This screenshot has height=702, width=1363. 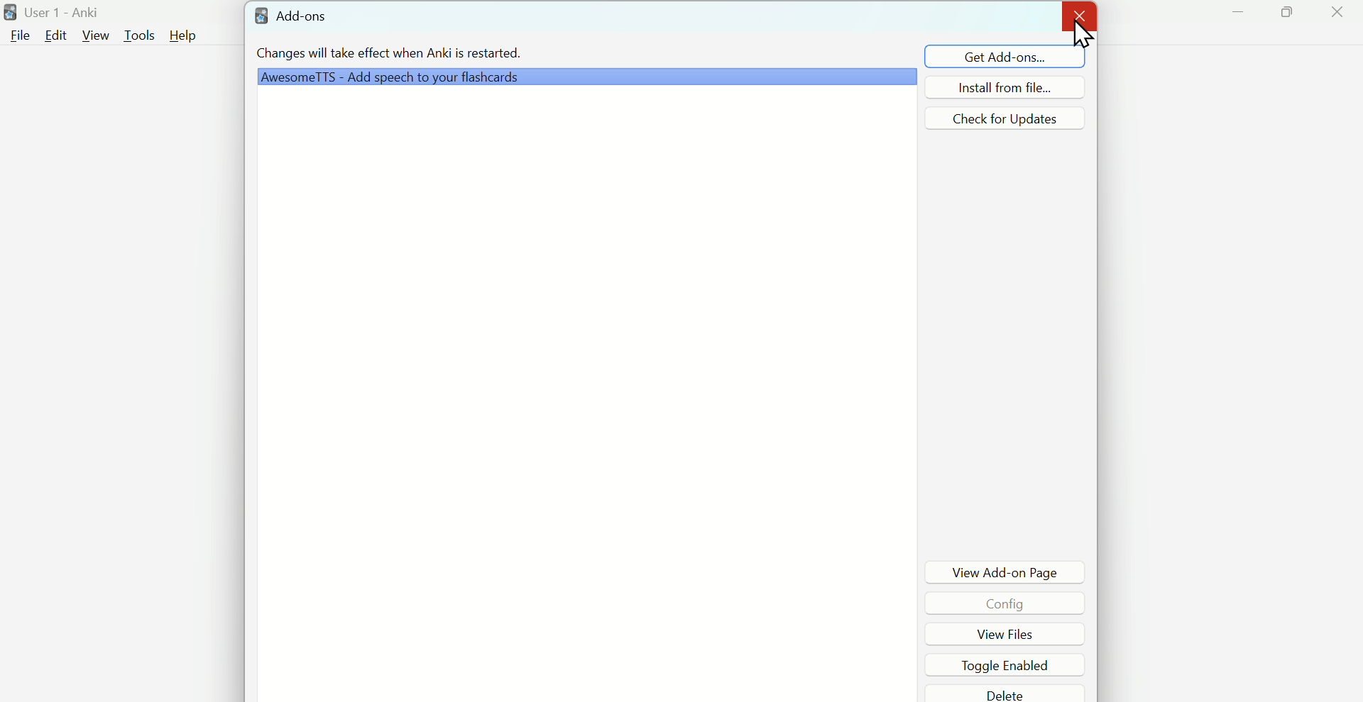 I want to click on Help, so click(x=191, y=33).